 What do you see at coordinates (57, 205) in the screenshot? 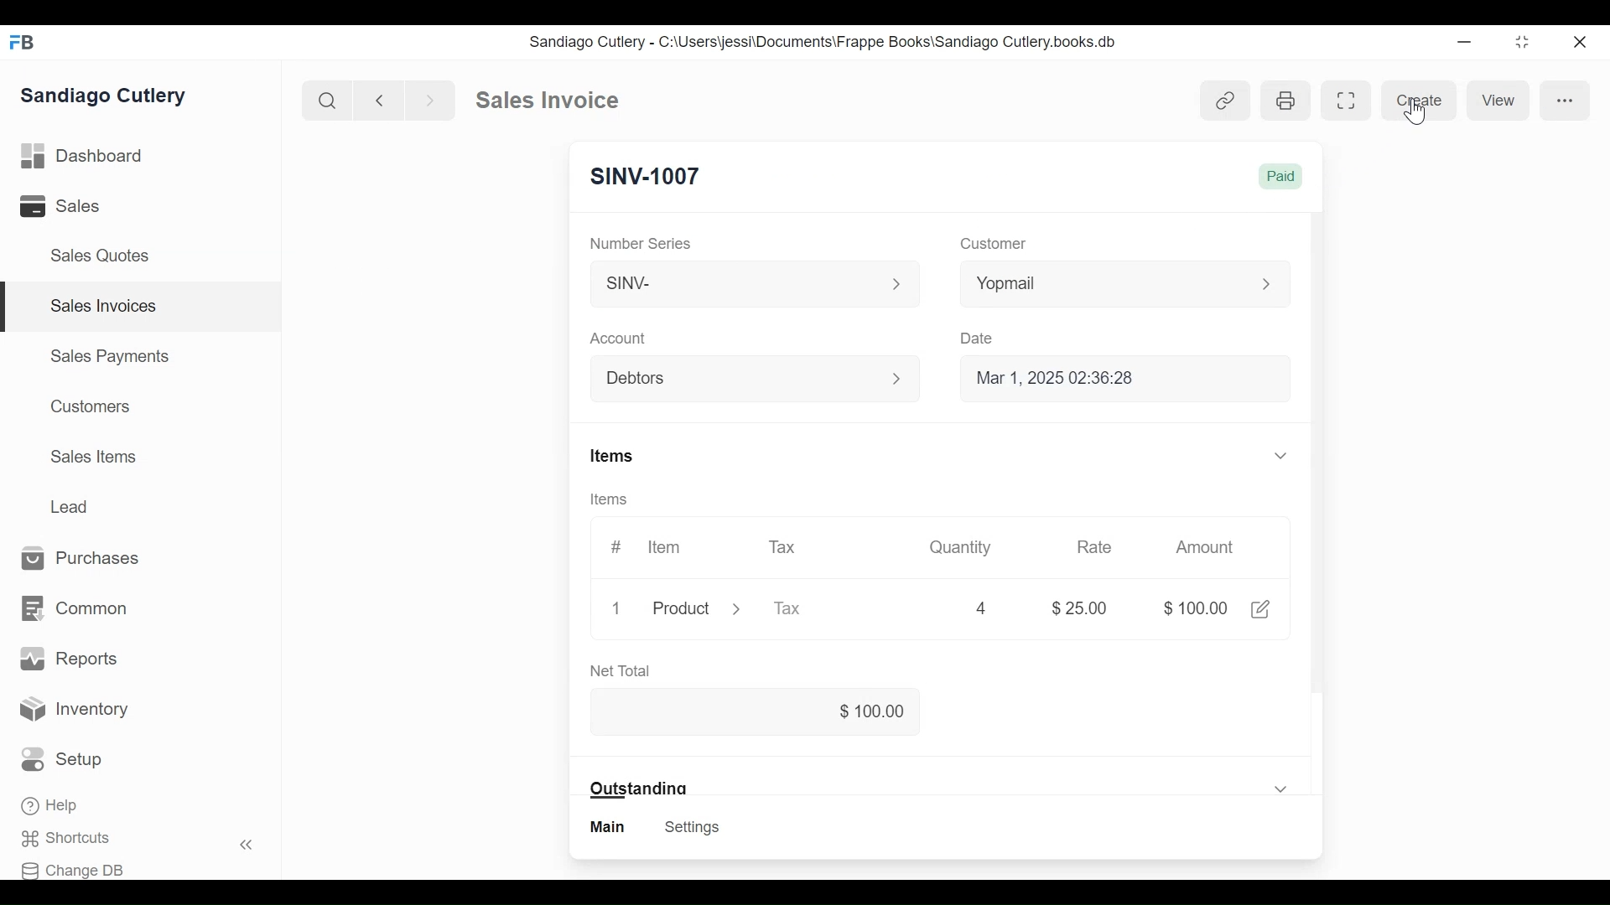
I see ` Sales` at bounding box center [57, 205].